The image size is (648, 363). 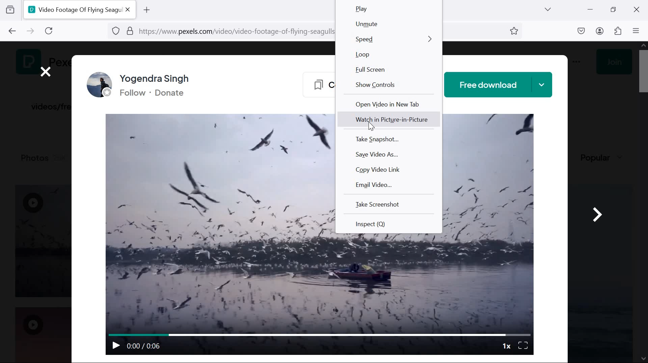 What do you see at coordinates (97, 85) in the screenshot?
I see `profile picture` at bounding box center [97, 85].